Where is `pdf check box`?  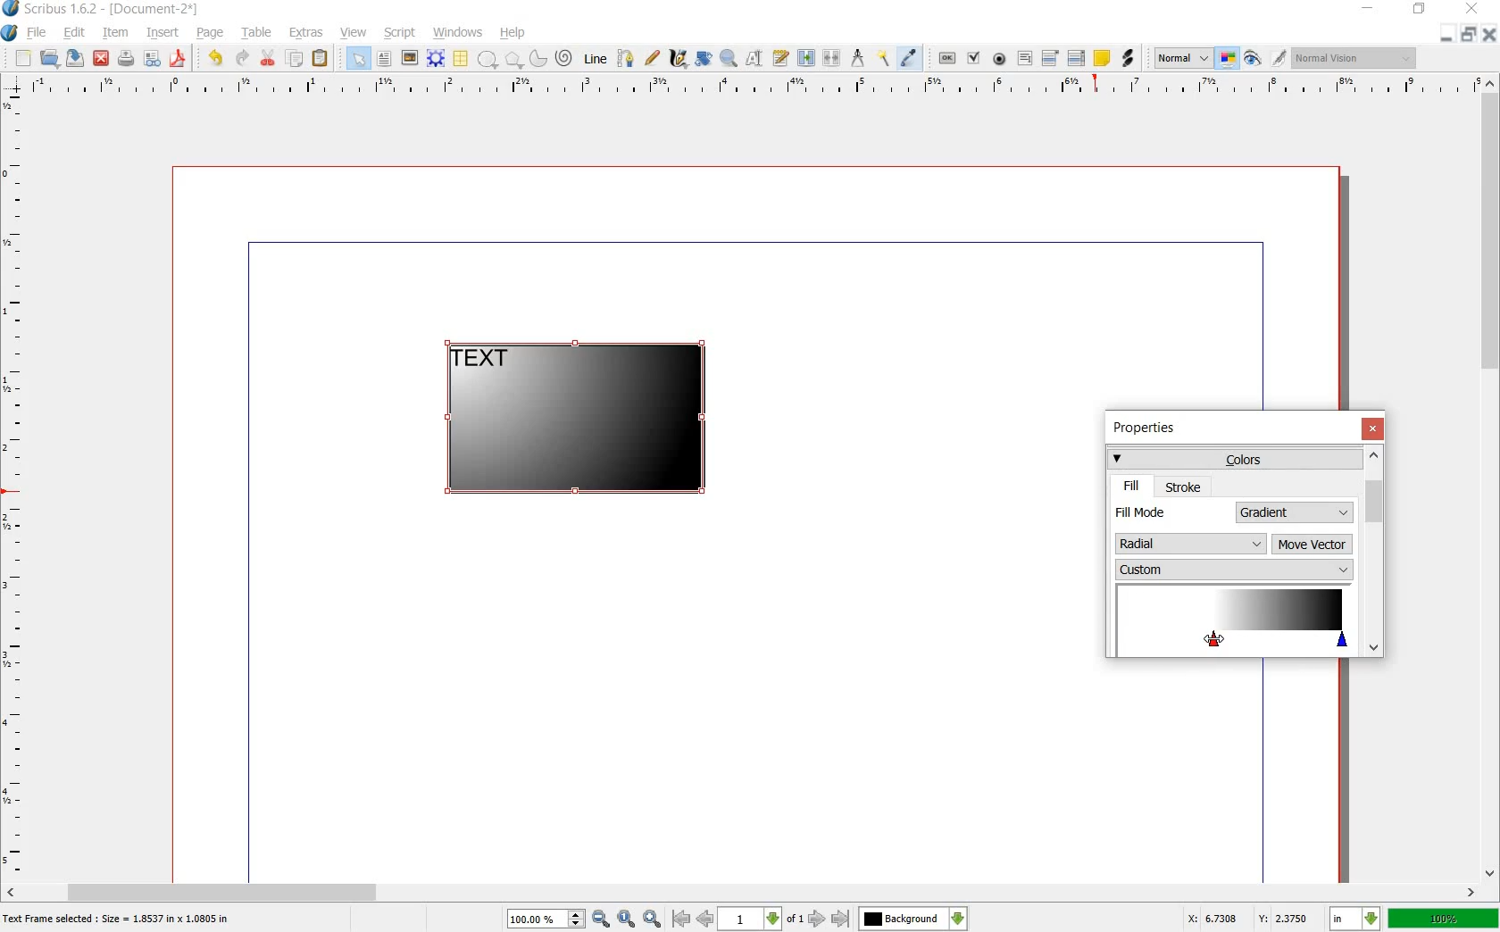
pdf check box is located at coordinates (973, 58).